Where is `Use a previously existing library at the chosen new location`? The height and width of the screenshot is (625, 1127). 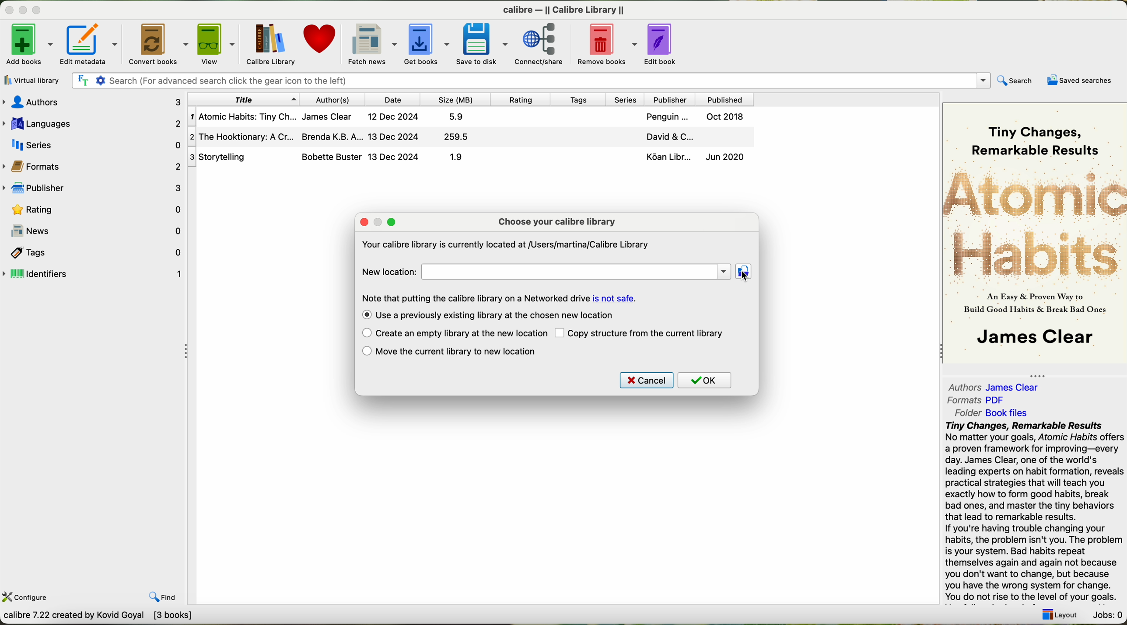 Use a previously existing library at the chosen new location is located at coordinates (497, 315).